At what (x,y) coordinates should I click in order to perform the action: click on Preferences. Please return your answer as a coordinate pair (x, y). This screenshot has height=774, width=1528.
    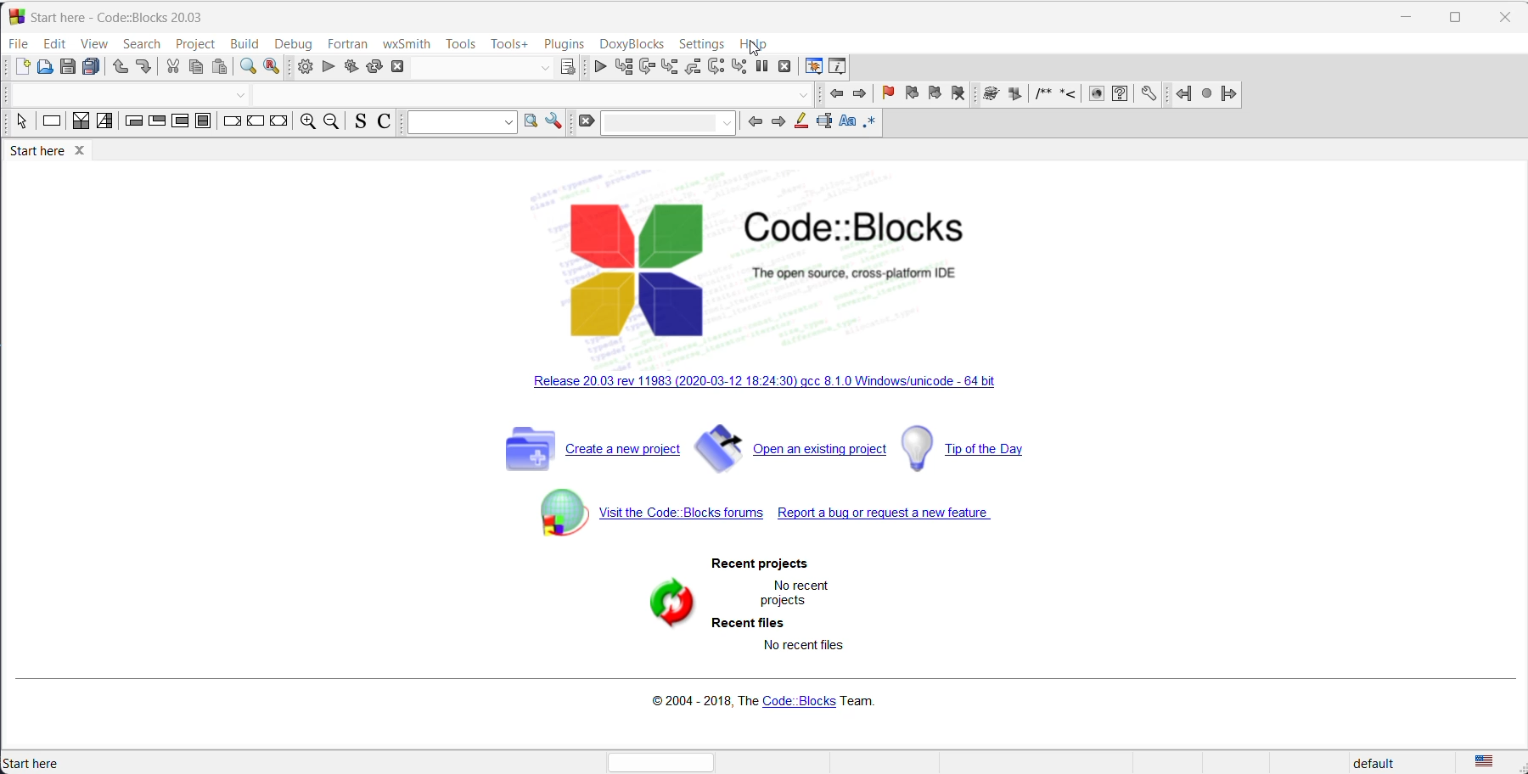
    Looking at the image, I should click on (1149, 95).